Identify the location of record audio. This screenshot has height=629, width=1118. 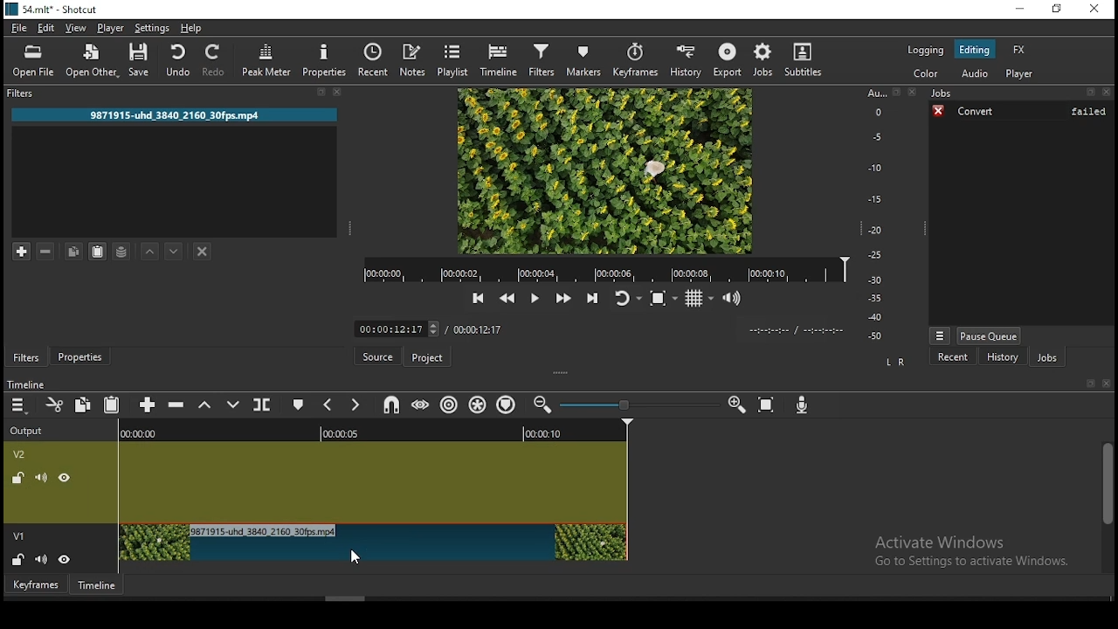
(801, 406).